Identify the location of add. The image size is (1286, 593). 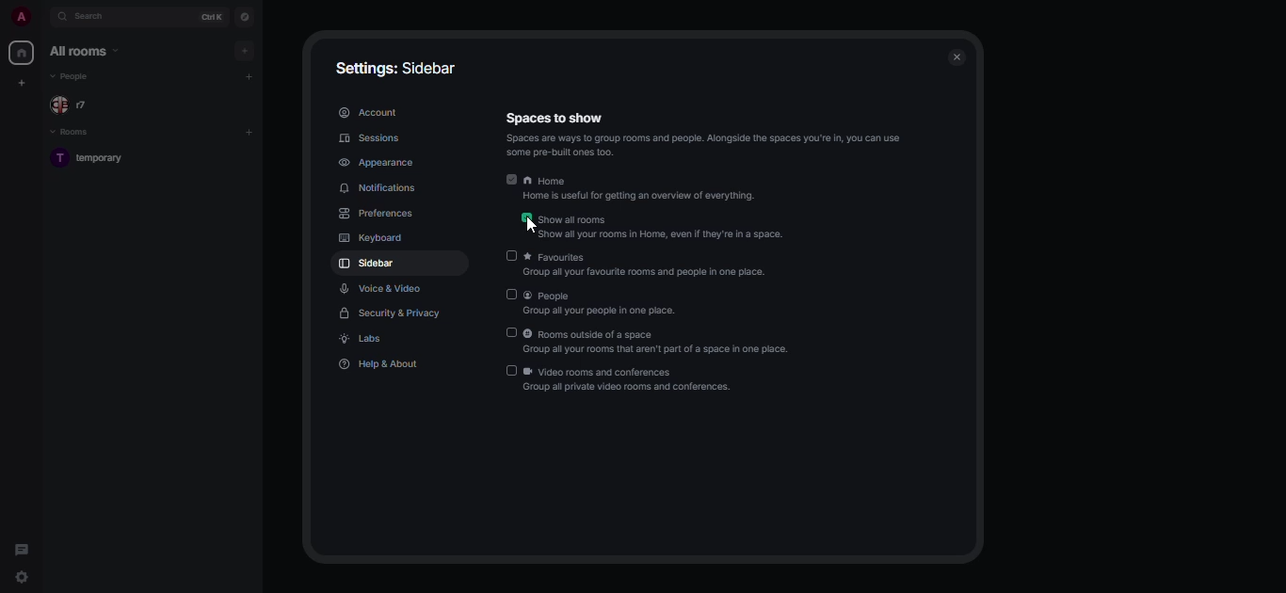
(251, 77).